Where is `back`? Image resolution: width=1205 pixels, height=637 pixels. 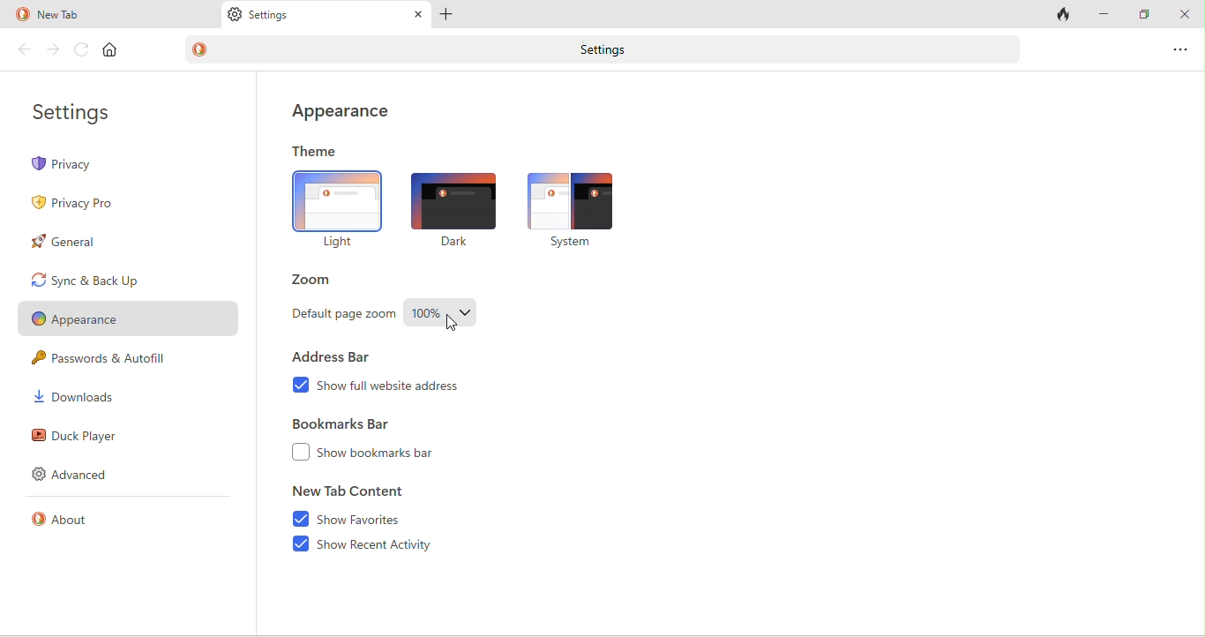
back is located at coordinates (26, 50).